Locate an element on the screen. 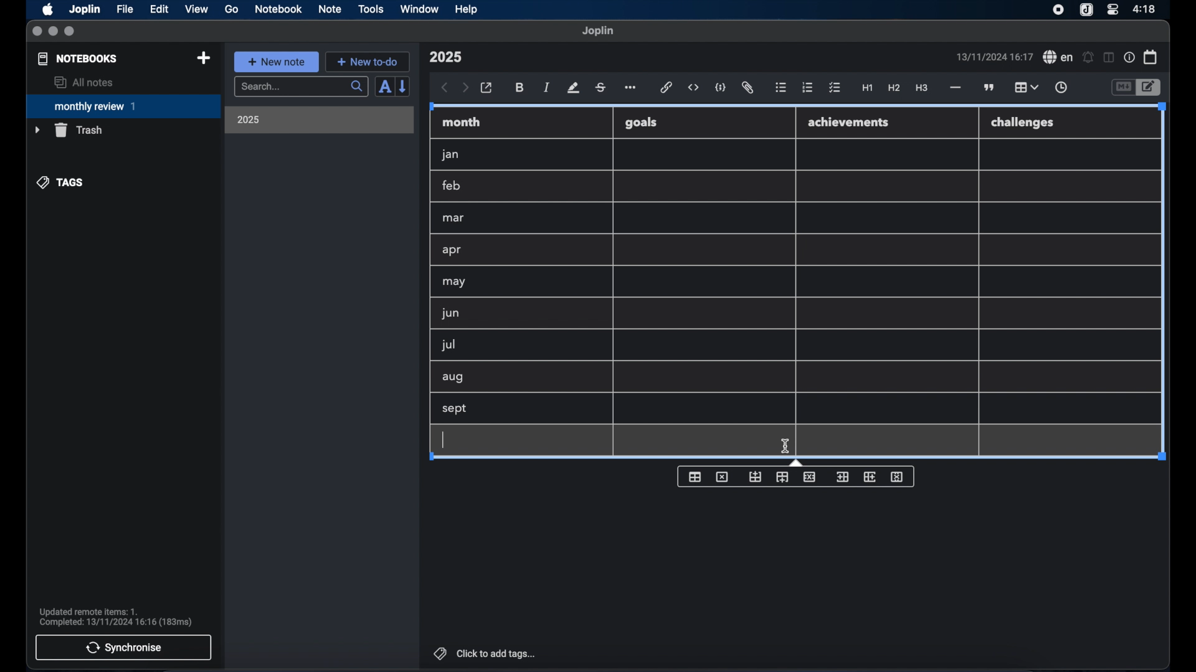 The width and height of the screenshot is (1196, 672). joplin icon is located at coordinates (1085, 11).